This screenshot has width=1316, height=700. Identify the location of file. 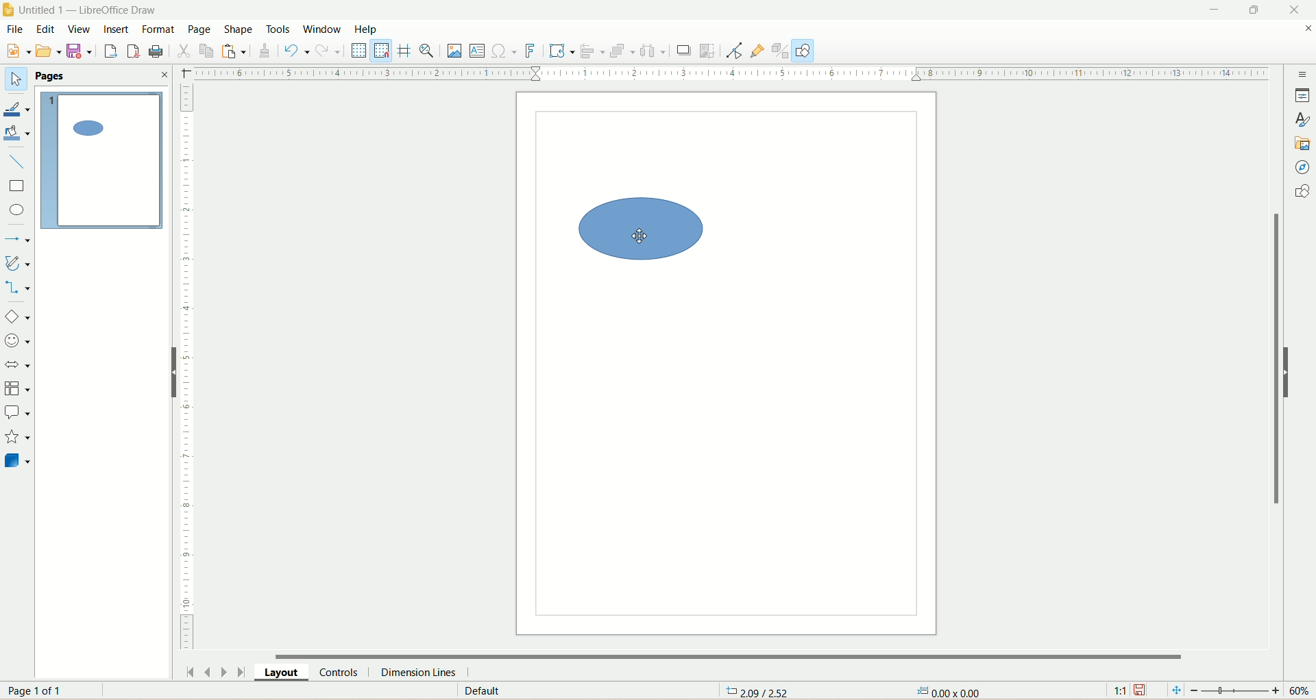
(18, 29).